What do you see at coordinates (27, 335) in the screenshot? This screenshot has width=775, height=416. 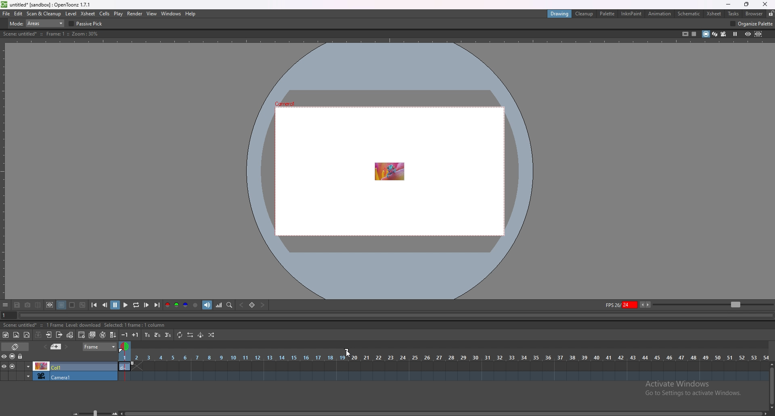 I see `new vector level` at bounding box center [27, 335].